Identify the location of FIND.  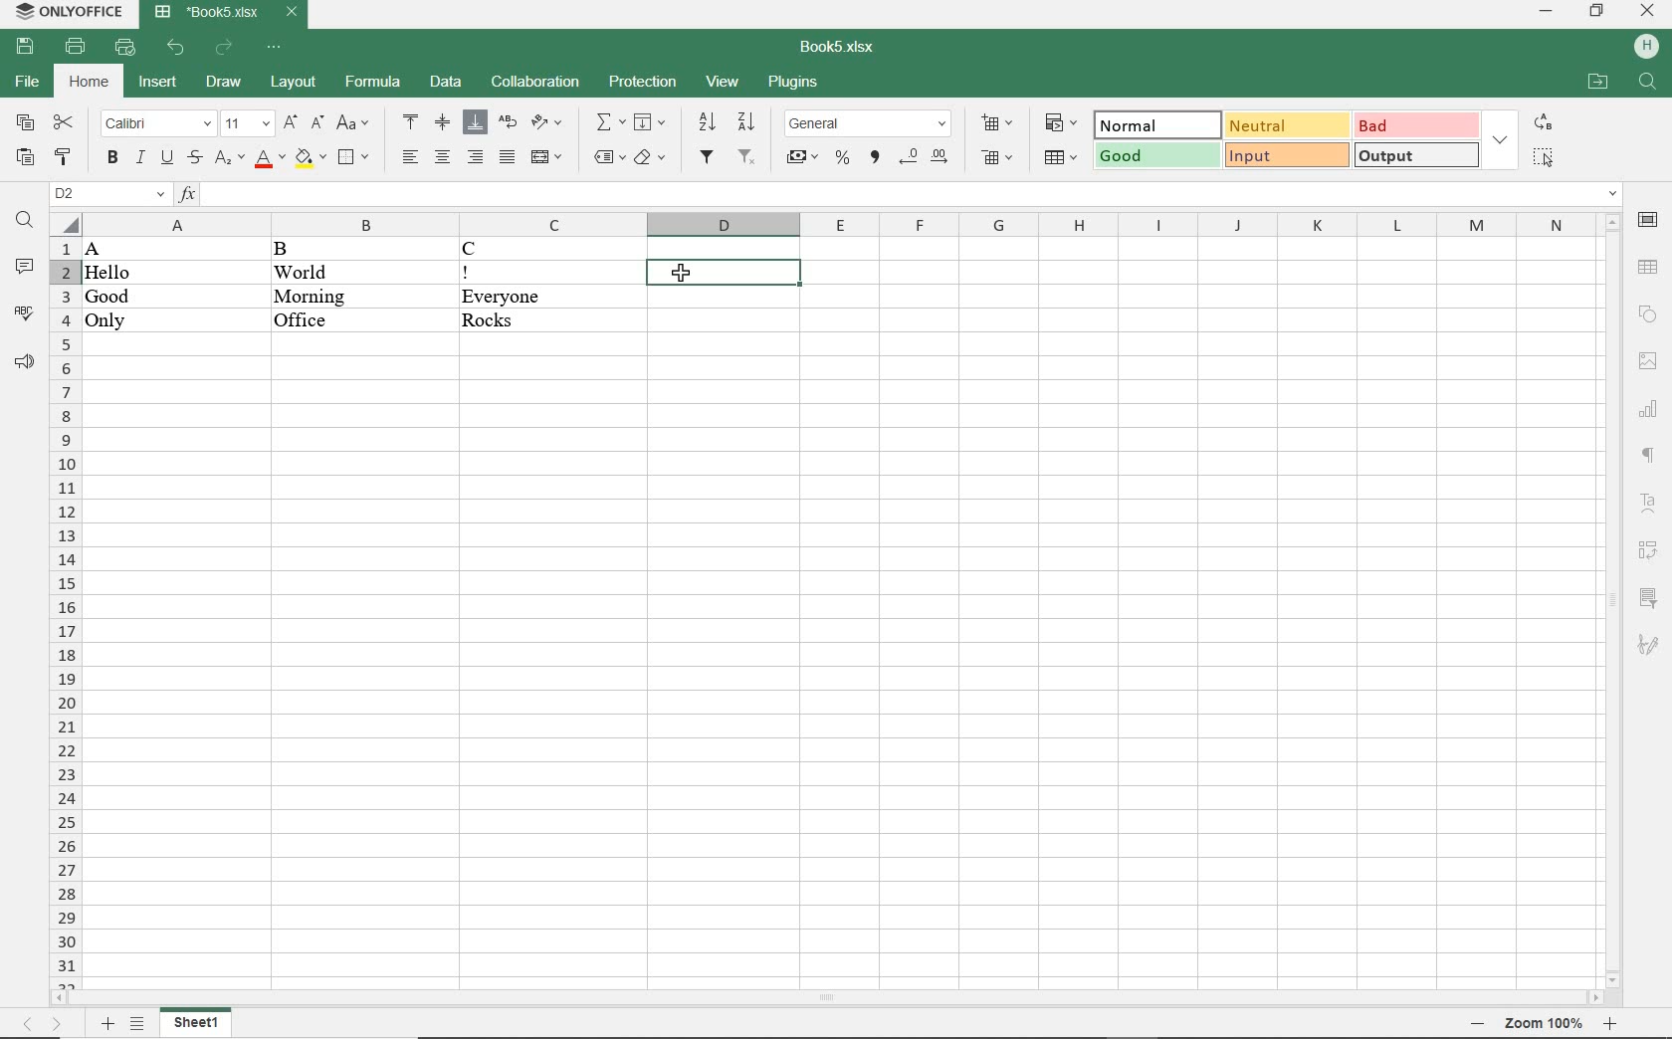
(1646, 82).